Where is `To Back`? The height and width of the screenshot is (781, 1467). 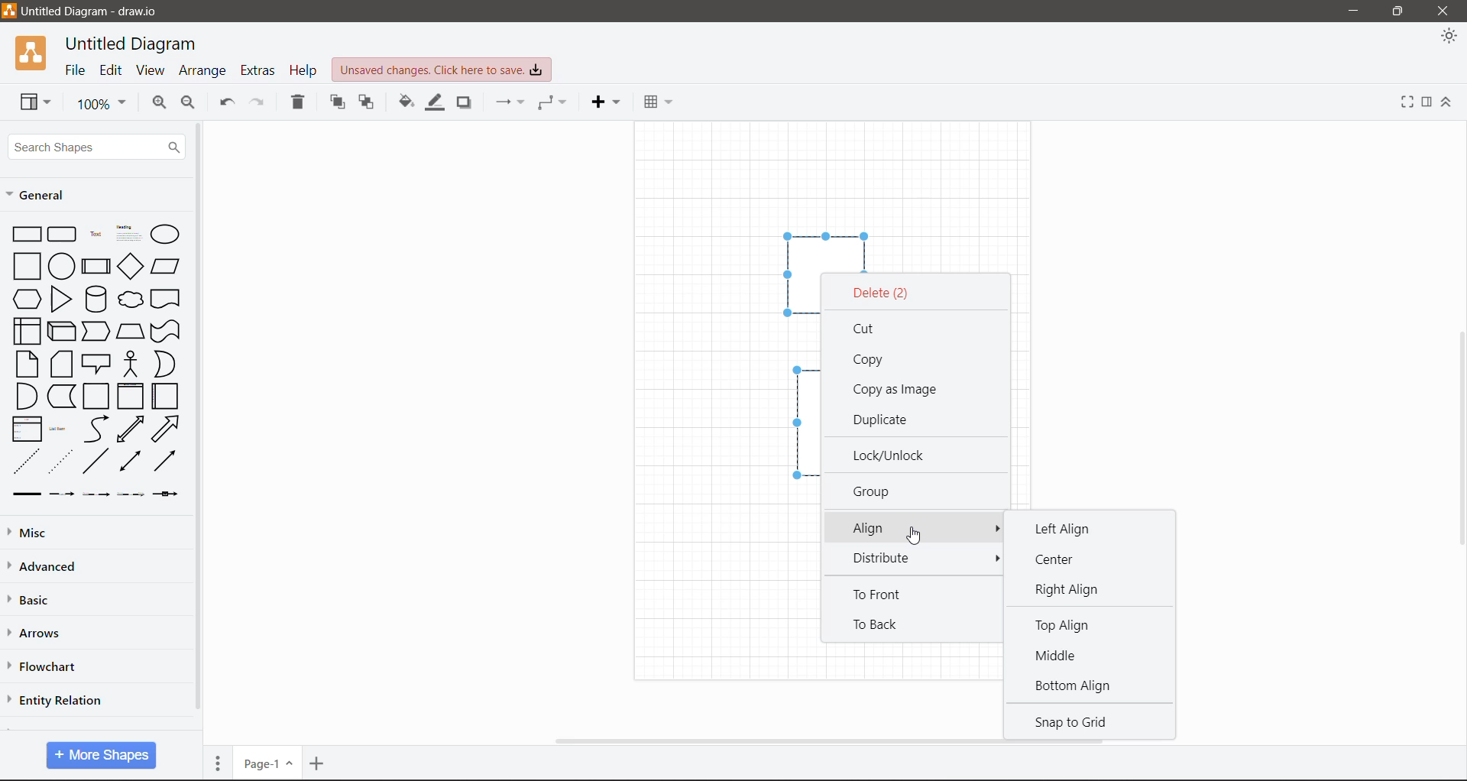
To Back is located at coordinates (877, 626).